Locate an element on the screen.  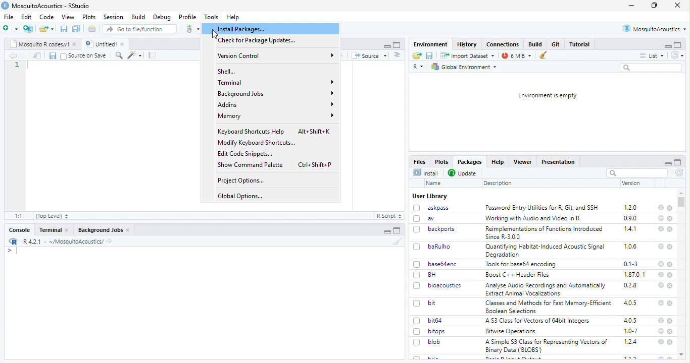
web is located at coordinates (661, 208).